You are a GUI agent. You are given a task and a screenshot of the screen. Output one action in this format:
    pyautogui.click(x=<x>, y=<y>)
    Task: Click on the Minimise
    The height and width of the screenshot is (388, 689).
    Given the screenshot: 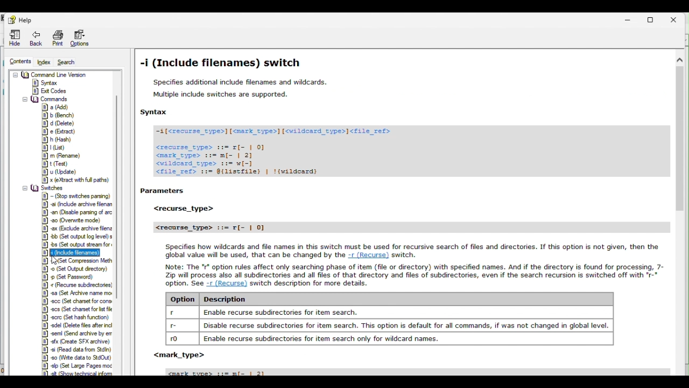 What is the action you would take?
    pyautogui.click(x=629, y=20)
    